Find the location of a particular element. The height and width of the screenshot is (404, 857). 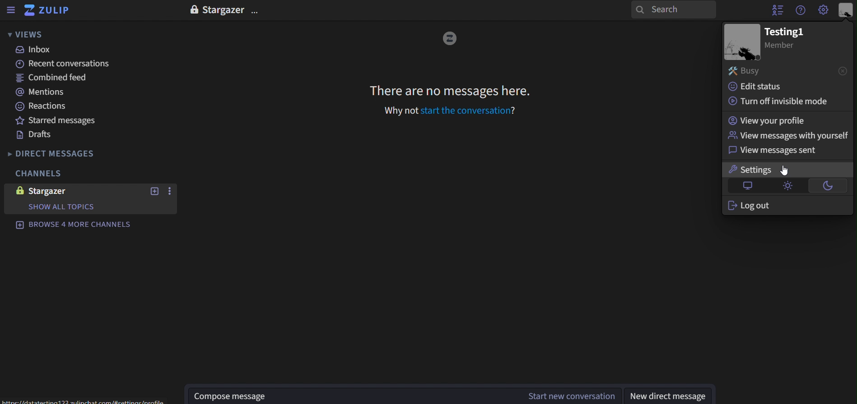

Stargazer... is located at coordinates (233, 9).